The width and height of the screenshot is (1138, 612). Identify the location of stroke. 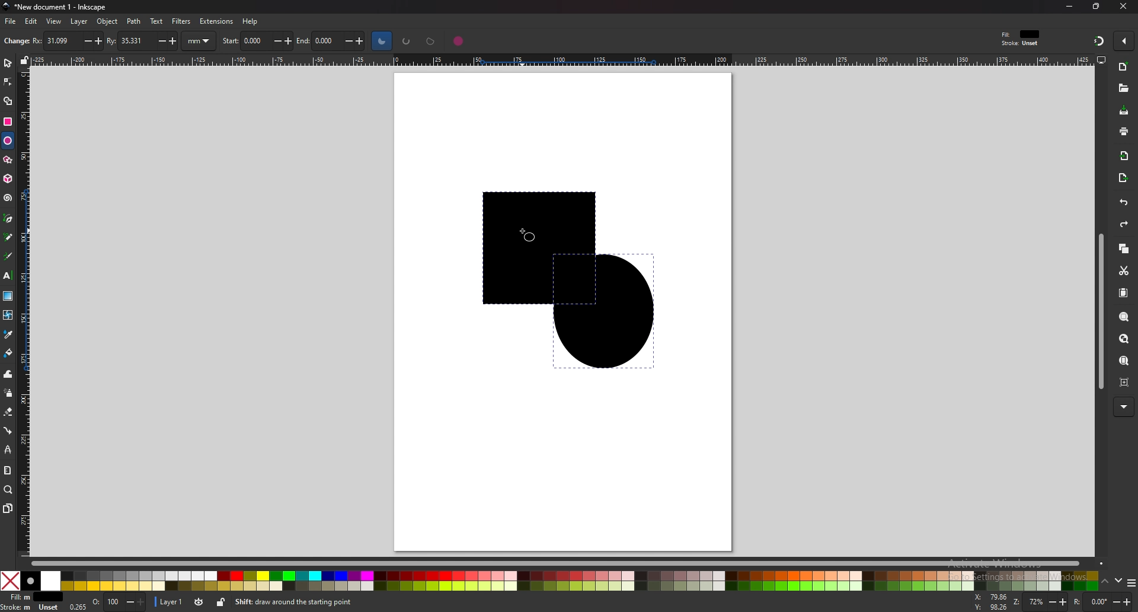
(31, 608).